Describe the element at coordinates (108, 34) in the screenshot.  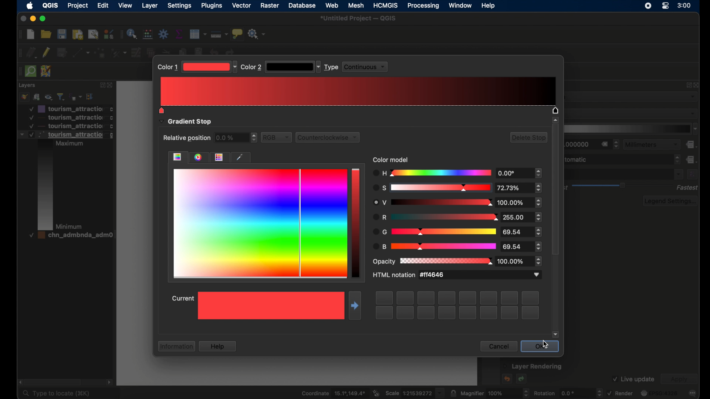
I see `styling manager` at that location.